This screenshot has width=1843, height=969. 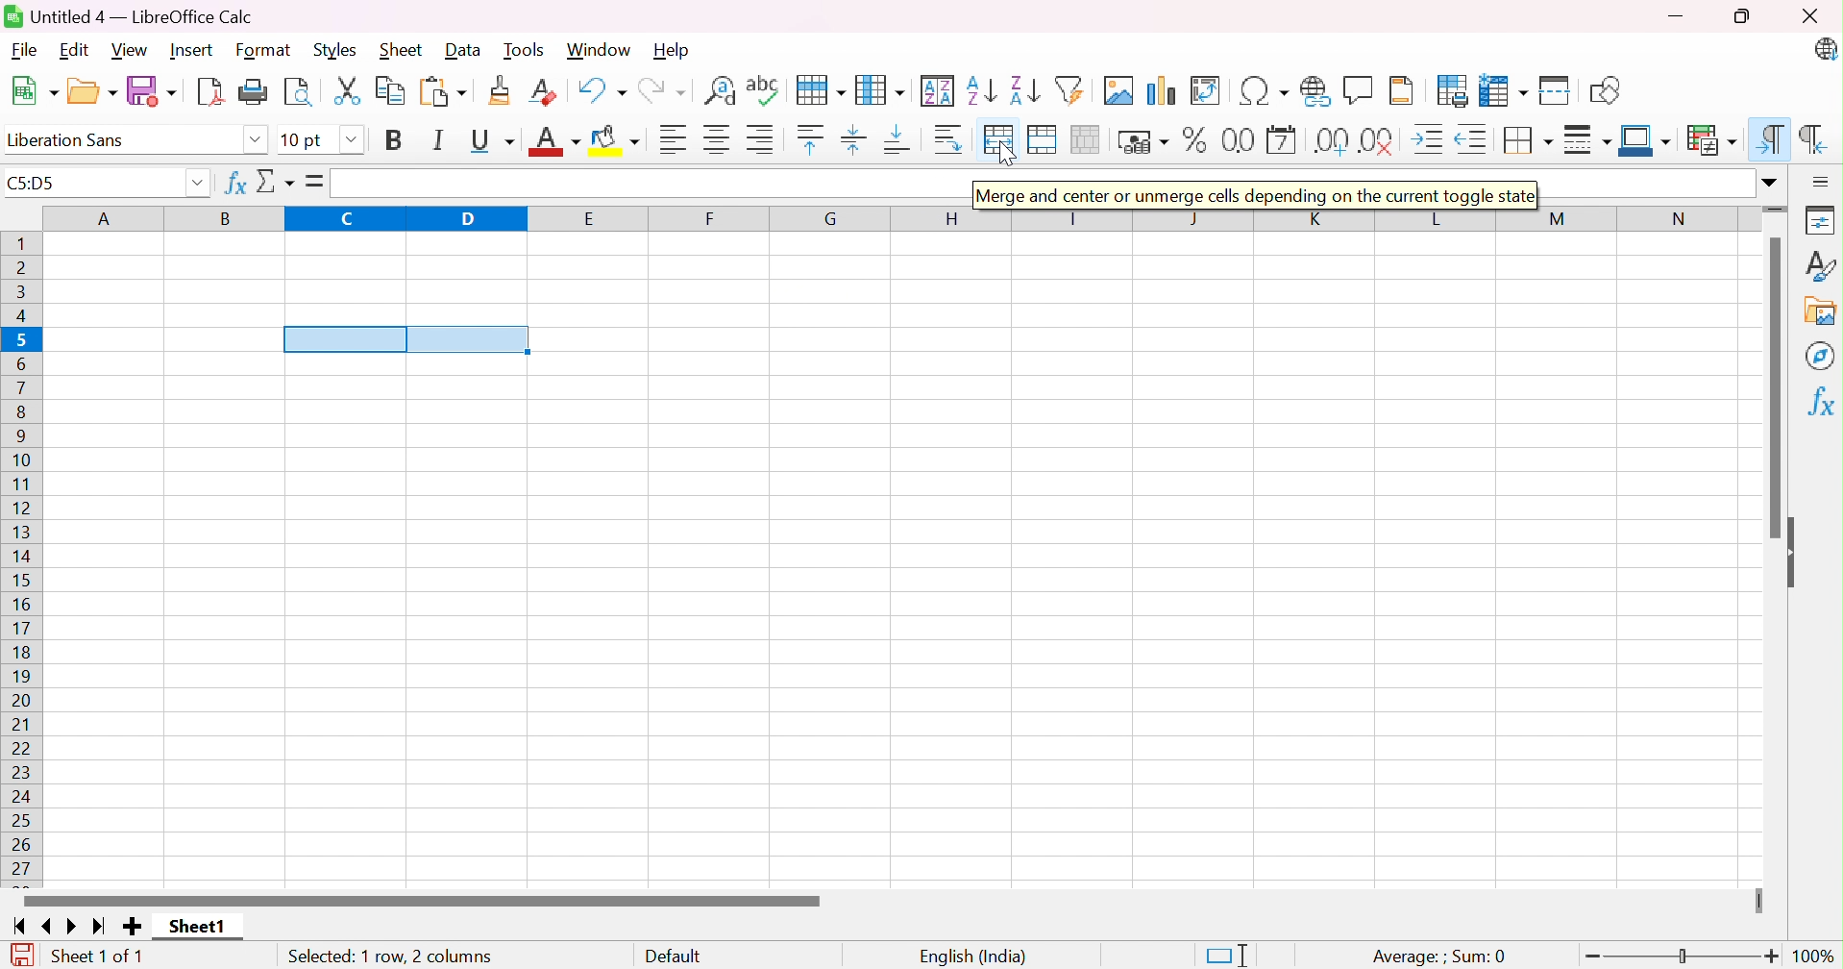 What do you see at coordinates (1407, 89) in the screenshot?
I see `Headers and Footers` at bounding box center [1407, 89].